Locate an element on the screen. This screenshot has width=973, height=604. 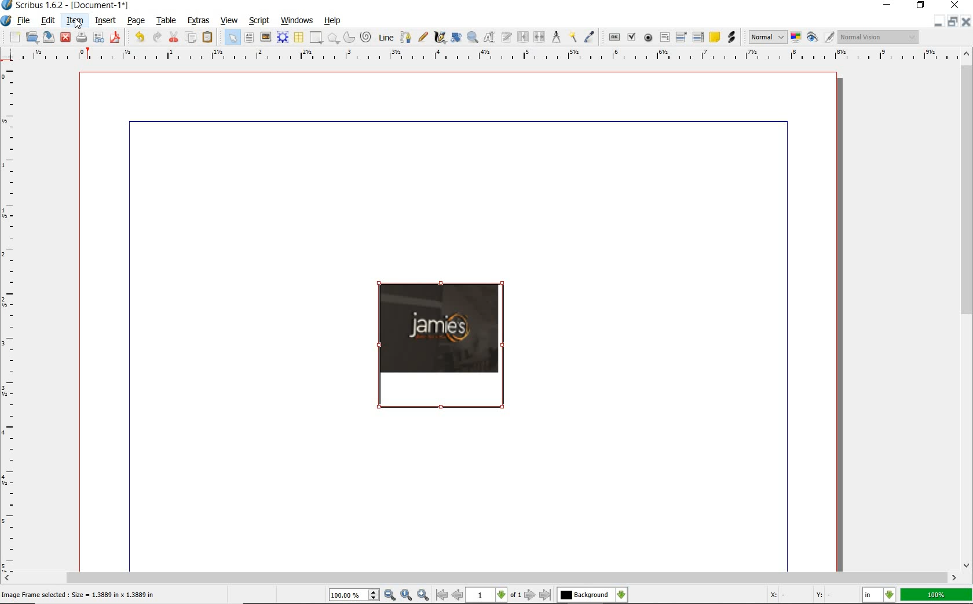
paste is located at coordinates (209, 37).